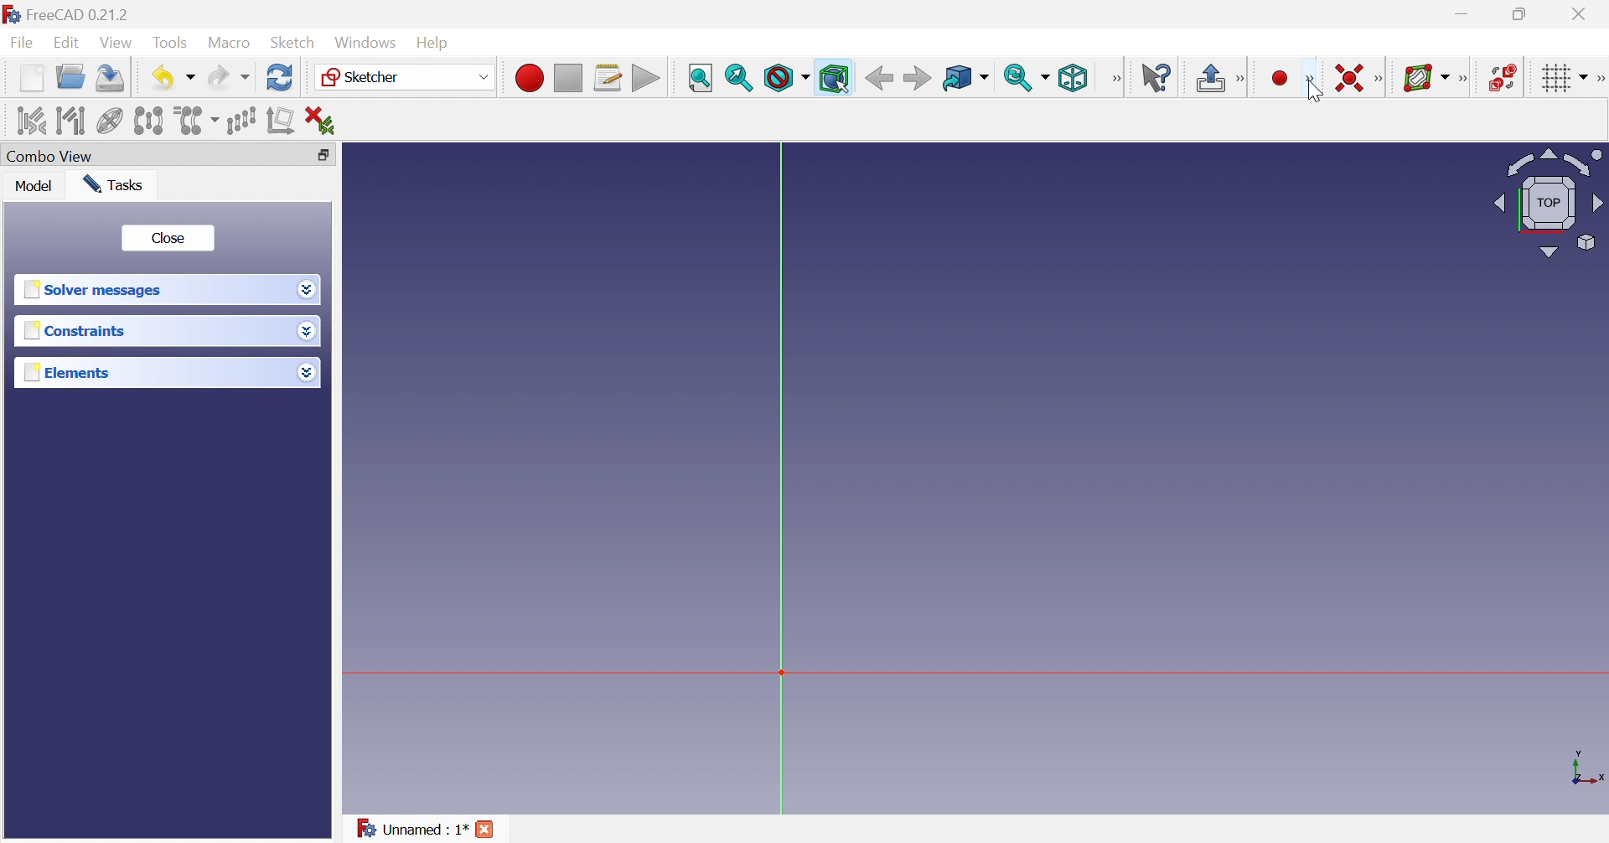 This screenshot has height=843, width=1609. What do you see at coordinates (1279, 79) in the screenshot?
I see `Create point` at bounding box center [1279, 79].